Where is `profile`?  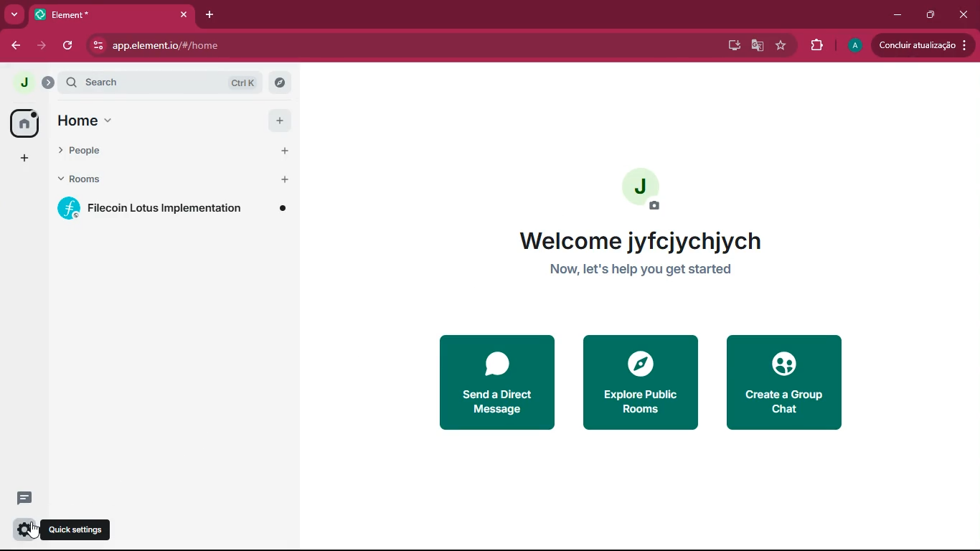
profile is located at coordinates (852, 45).